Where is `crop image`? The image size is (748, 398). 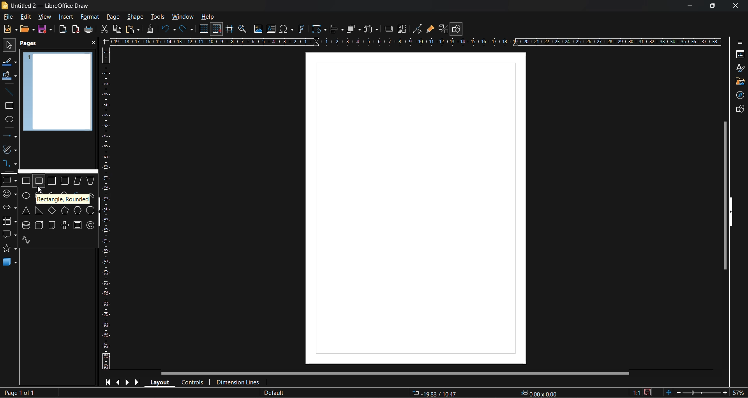 crop image is located at coordinates (402, 29).